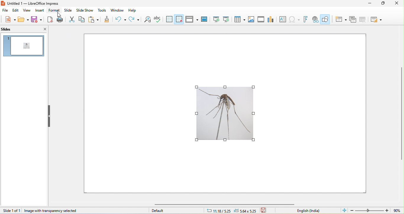 This screenshot has width=404, height=214. Describe the element at coordinates (117, 10) in the screenshot. I see `window` at that location.